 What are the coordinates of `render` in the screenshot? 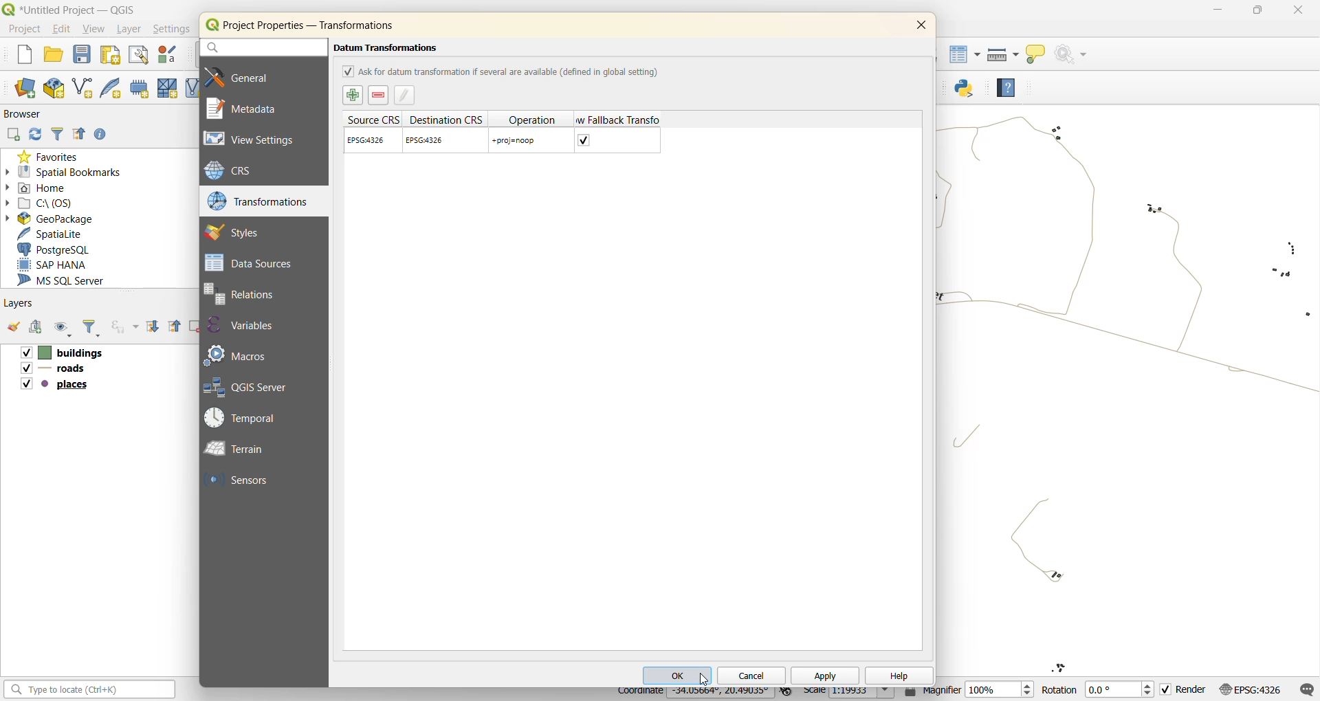 It's located at (1187, 689).